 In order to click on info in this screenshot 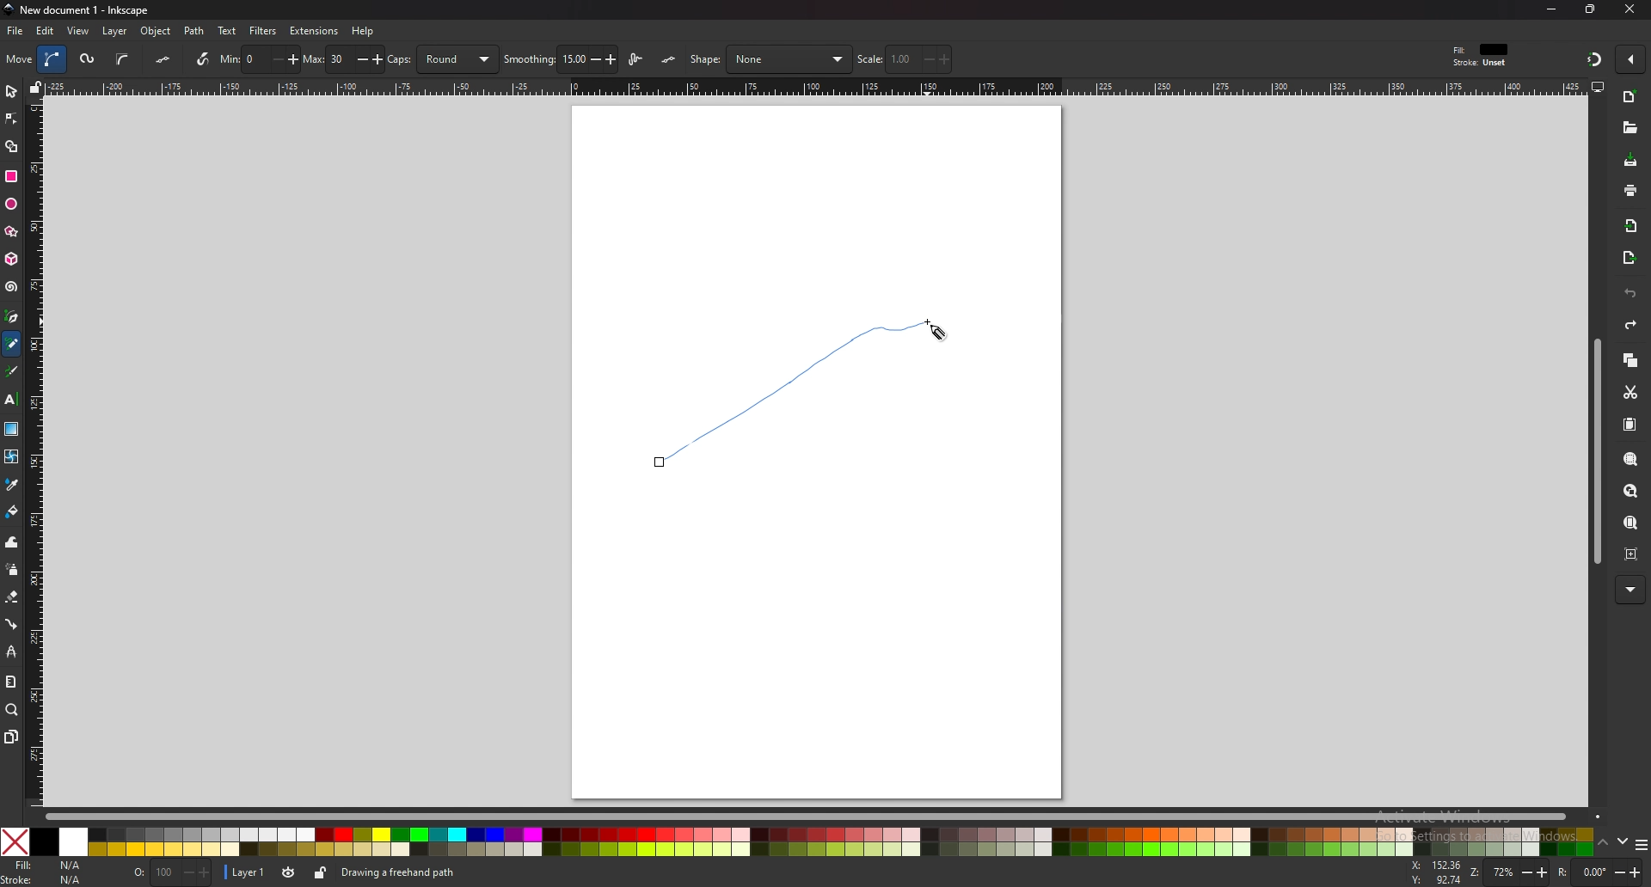, I will do `click(405, 873)`.